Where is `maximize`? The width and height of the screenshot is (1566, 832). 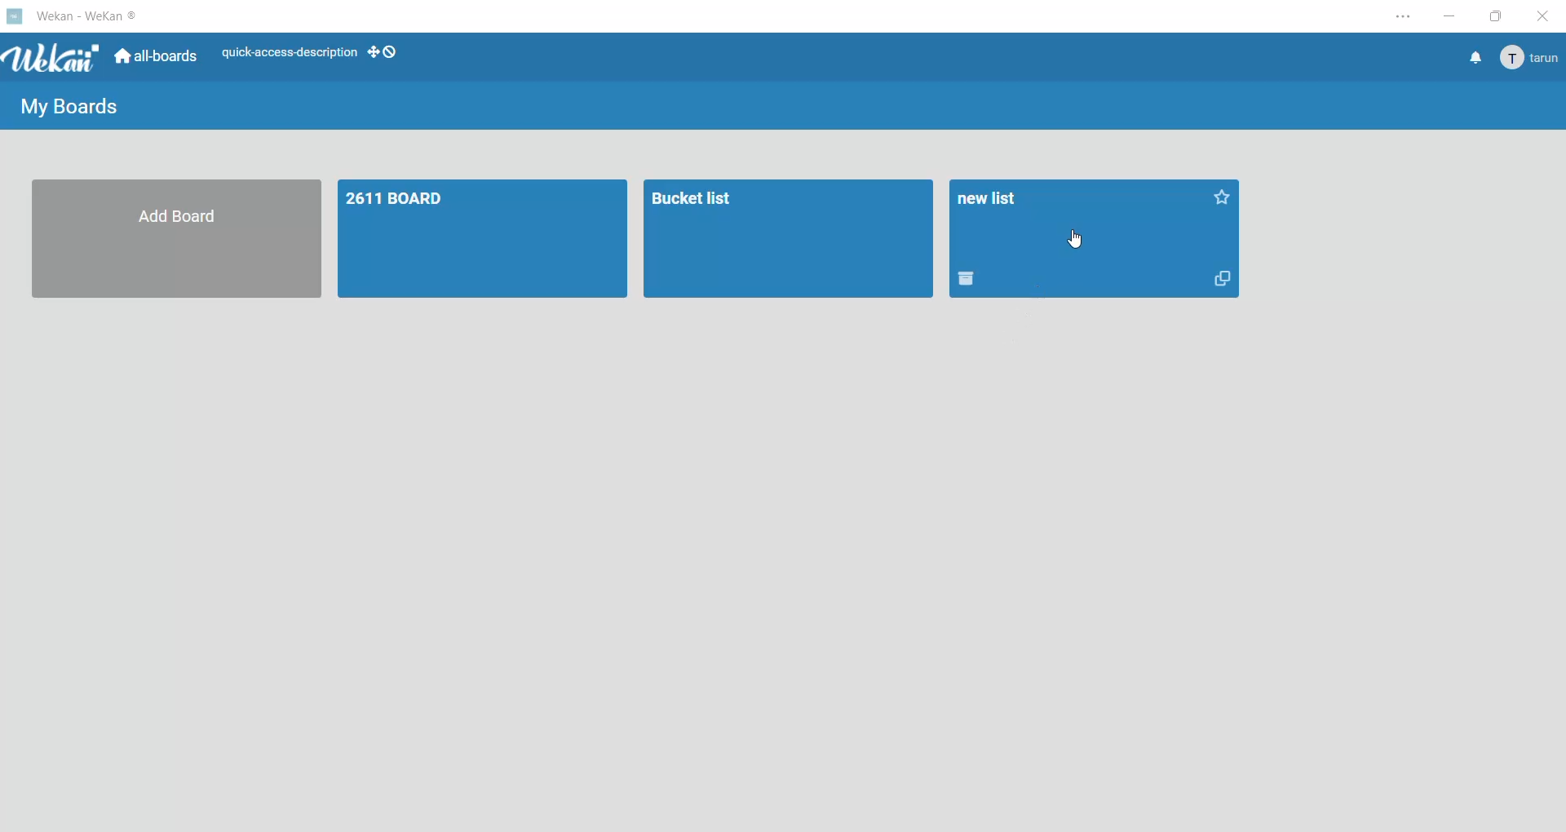
maximize is located at coordinates (1497, 16).